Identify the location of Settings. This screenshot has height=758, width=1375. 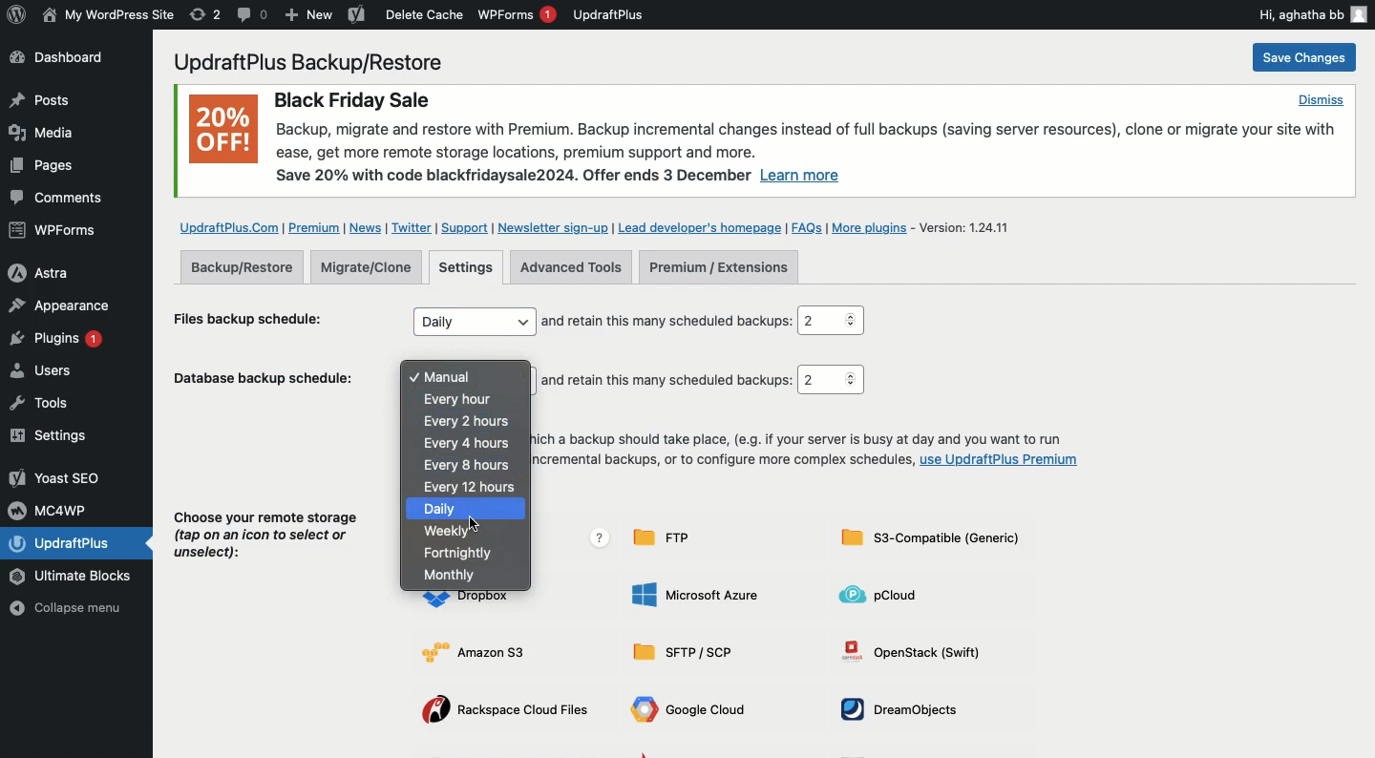
(468, 268).